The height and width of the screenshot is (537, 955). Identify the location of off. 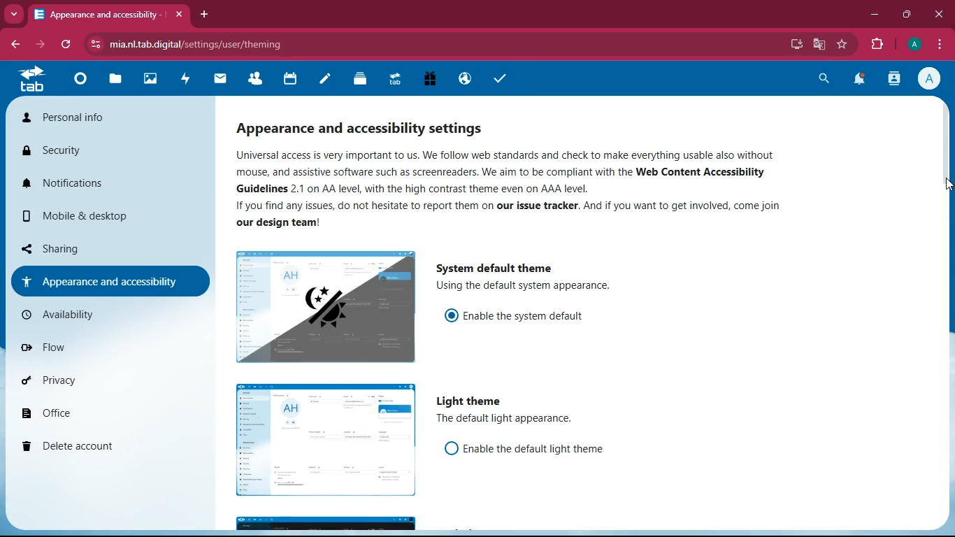
(447, 449).